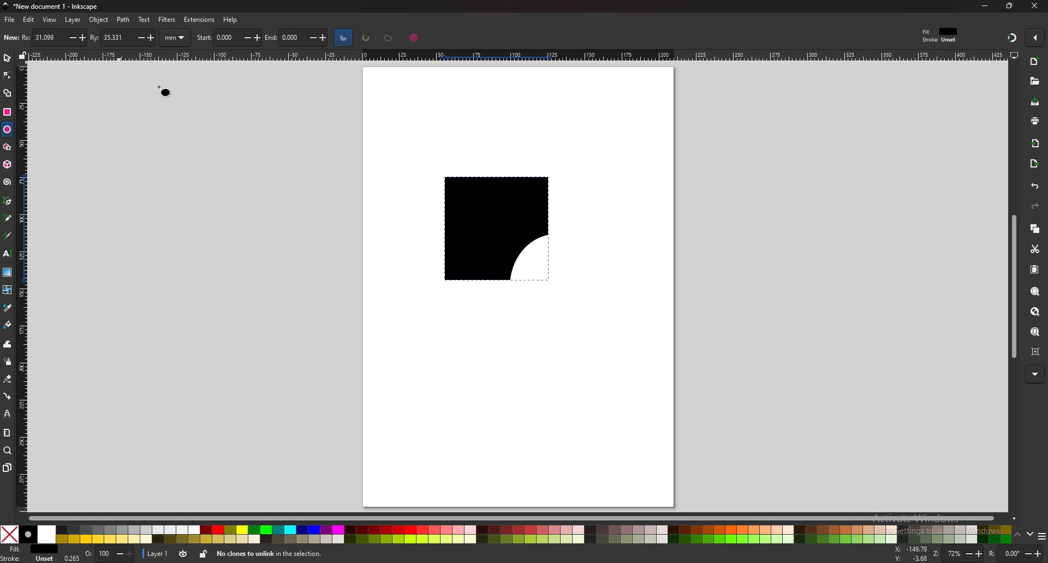 The image size is (1048, 563). I want to click on zoom, so click(958, 554).